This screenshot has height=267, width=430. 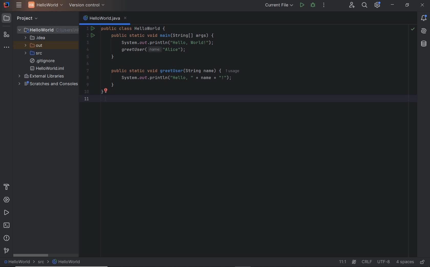 What do you see at coordinates (42, 61) in the screenshot?
I see `.gitignore` at bounding box center [42, 61].